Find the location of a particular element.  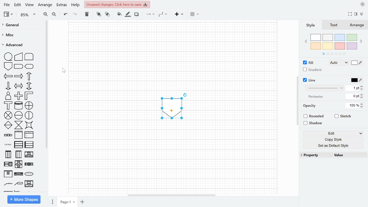

mind map is located at coordinates (8, 174).